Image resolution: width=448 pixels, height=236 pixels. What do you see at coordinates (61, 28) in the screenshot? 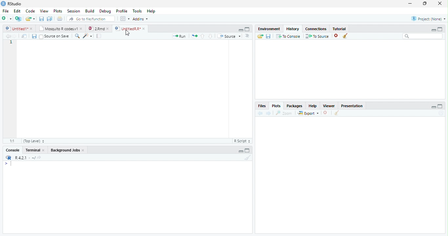
I see `Mosquito R codes` at bounding box center [61, 28].